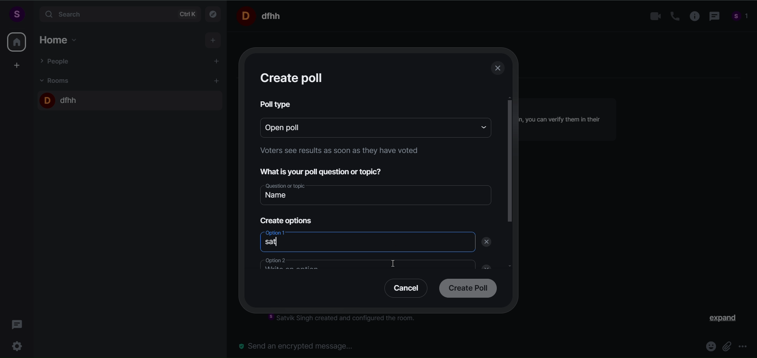 This screenshot has width=757, height=358. I want to click on close dialog, so click(498, 69).